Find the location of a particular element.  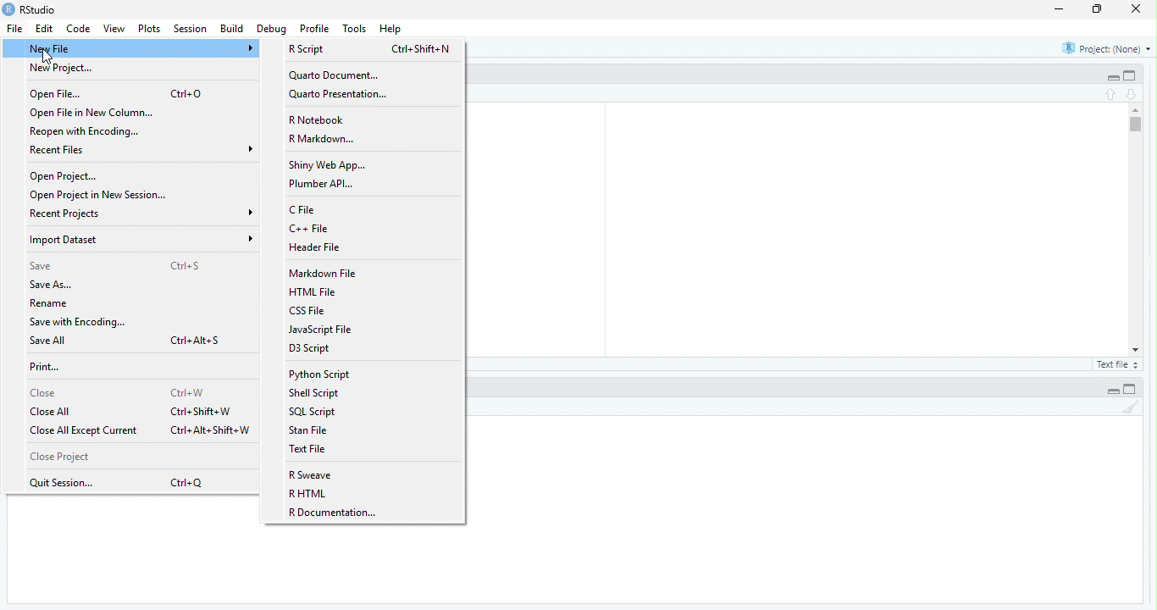

New Project... is located at coordinates (65, 69).